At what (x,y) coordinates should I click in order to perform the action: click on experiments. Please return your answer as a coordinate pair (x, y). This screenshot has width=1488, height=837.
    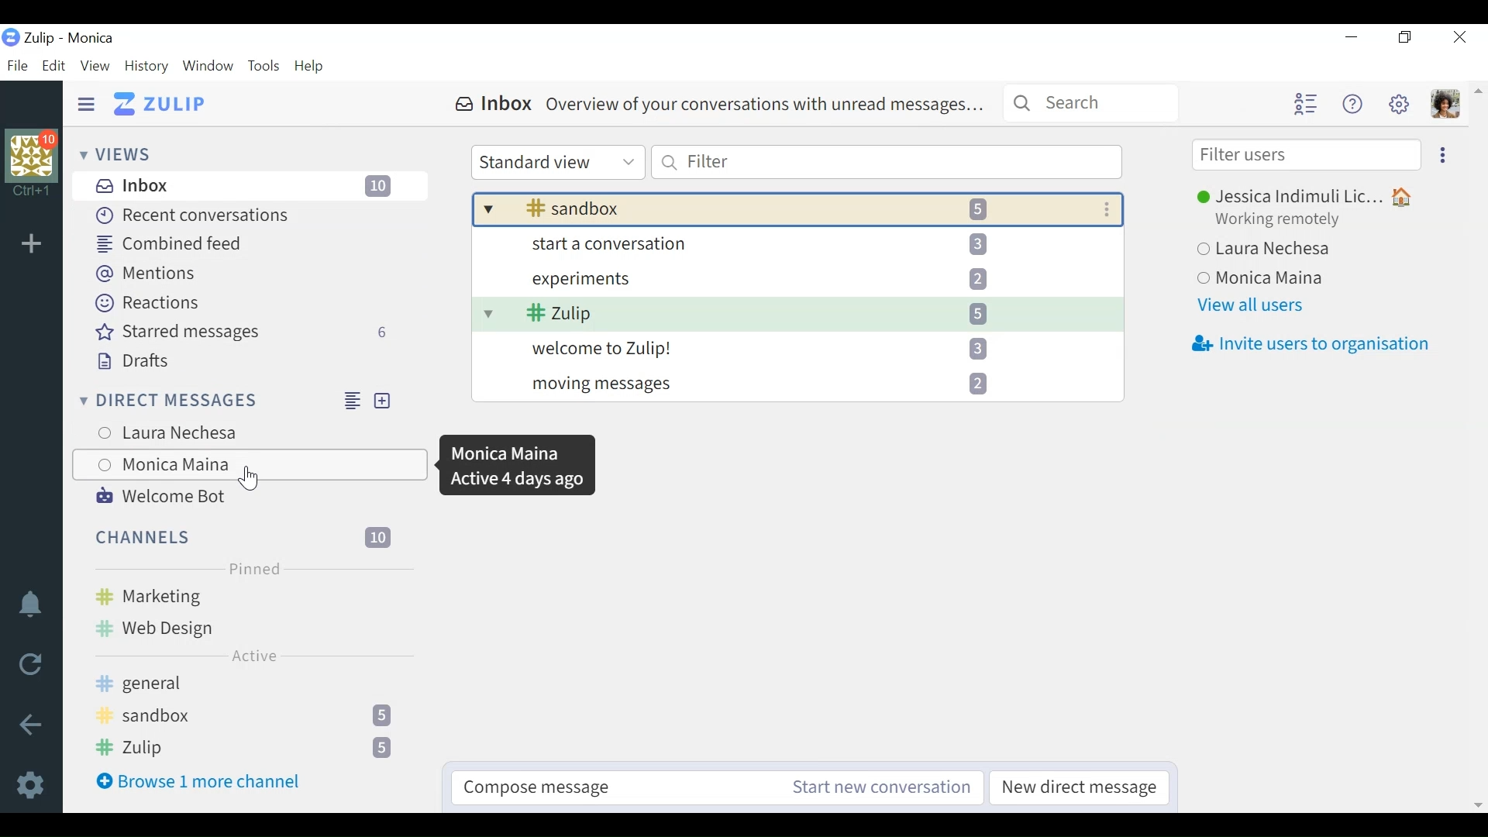
    Looking at the image, I should click on (794, 281).